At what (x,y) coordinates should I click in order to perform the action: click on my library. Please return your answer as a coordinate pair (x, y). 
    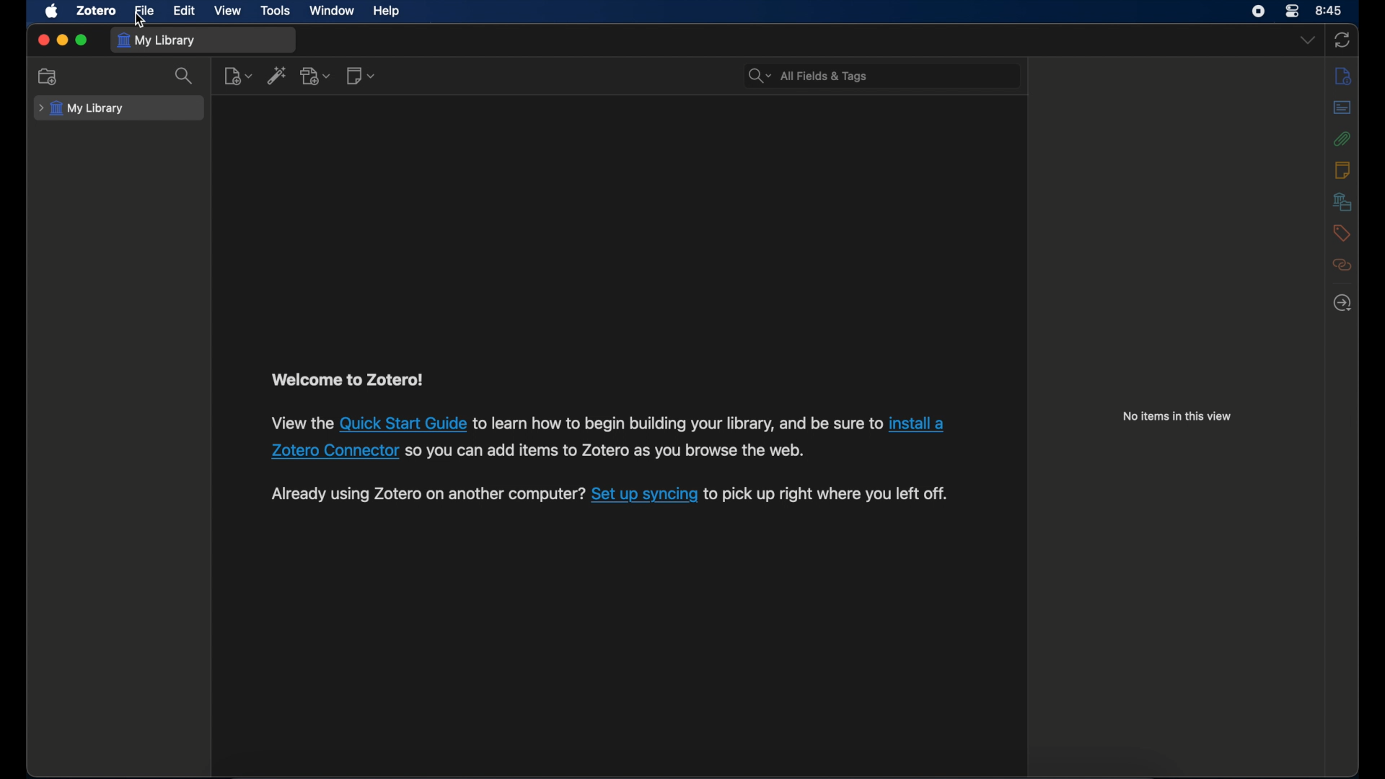
    Looking at the image, I should click on (83, 109).